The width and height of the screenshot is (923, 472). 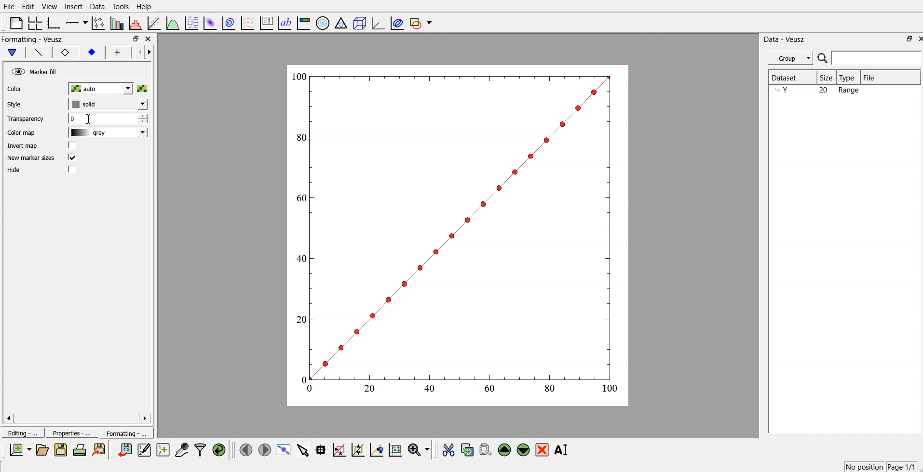 What do you see at coordinates (16, 23) in the screenshot?
I see `blank page` at bounding box center [16, 23].